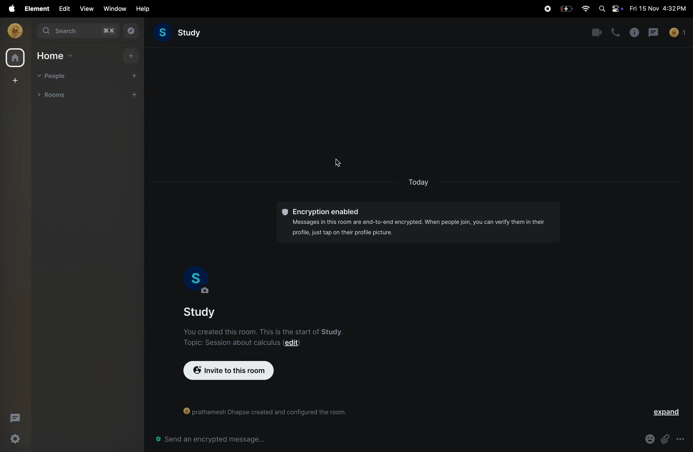 This screenshot has height=452, width=693. Describe the element at coordinates (197, 281) in the screenshot. I see `room profile` at that location.